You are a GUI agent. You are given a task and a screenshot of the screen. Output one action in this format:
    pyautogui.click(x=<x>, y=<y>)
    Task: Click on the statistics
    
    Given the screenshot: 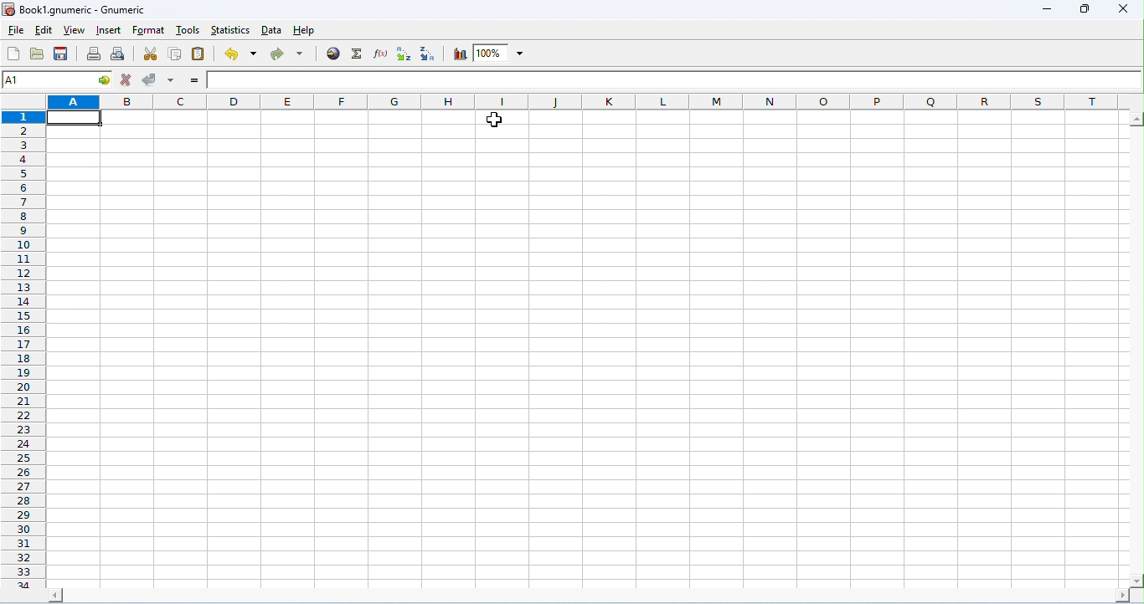 What is the action you would take?
    pyautogui.click(x=230, y=30)
    